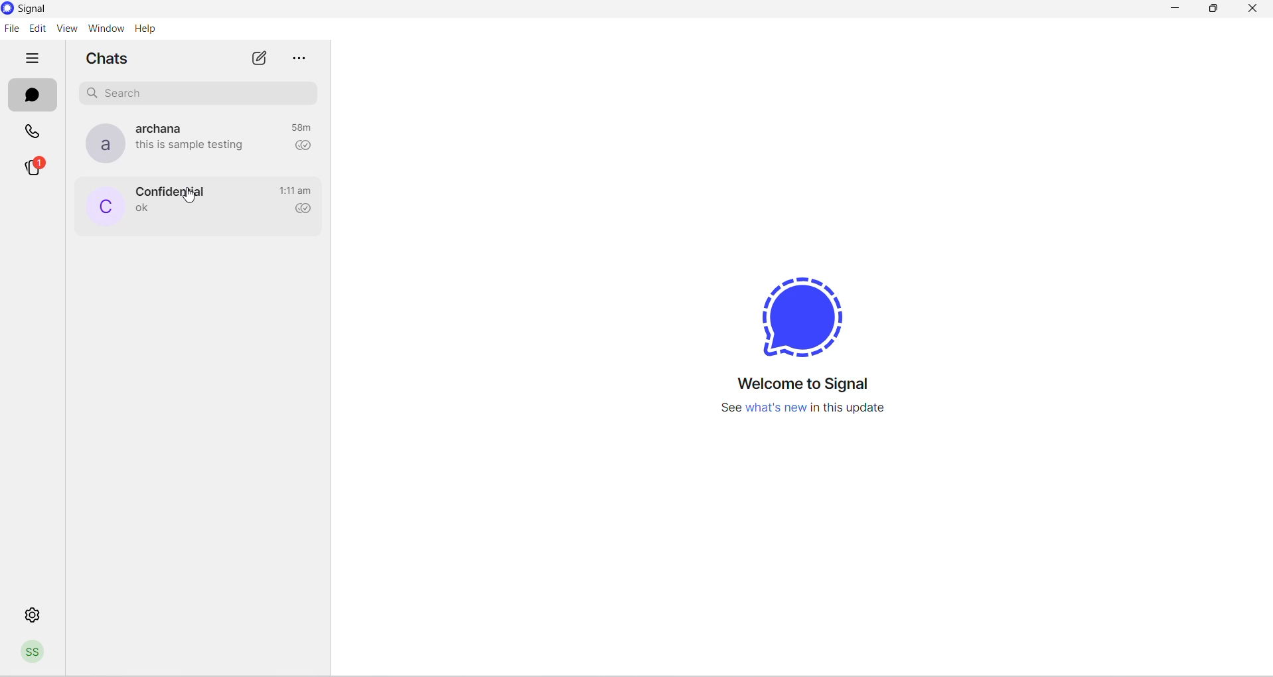 This screenshot has width=1273, height=677. Describe the element at coordinates (101, 144) in the screenshot. I see `profile picture` at that location.